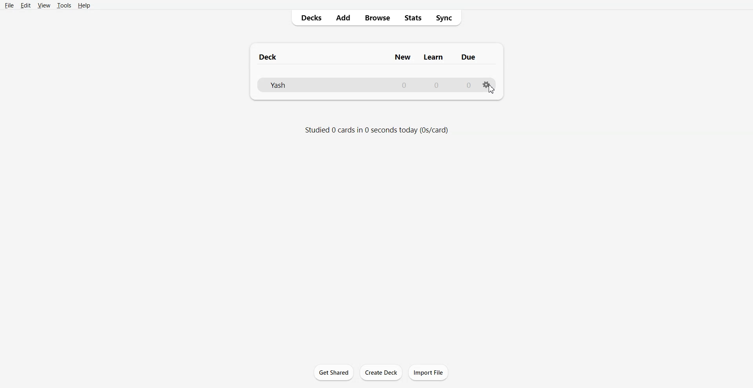 Image resolution: width=753 pixels, height=388 pixels. I want to click on Add, so click(342, 18).